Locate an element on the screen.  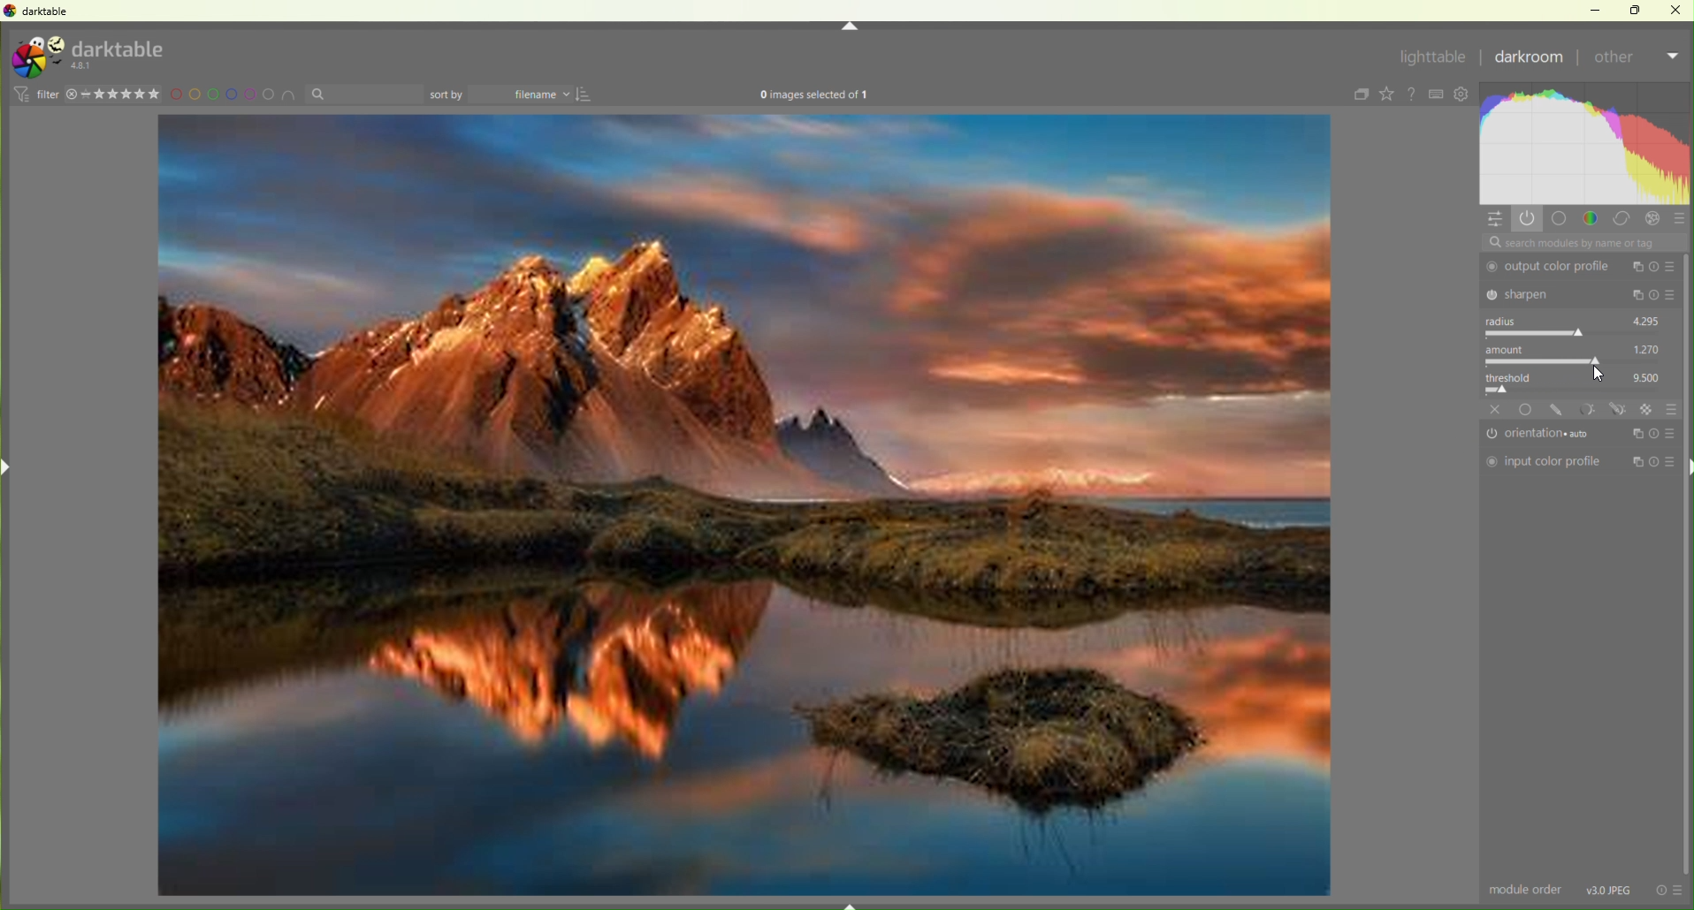
sort by is located at coordinates (364, 95).